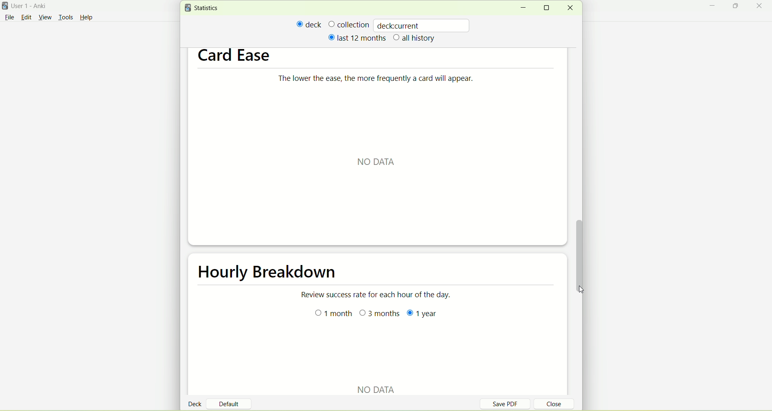 The height and width of the screenshot is (411, 772). I want to click on edit, so click(26, 17).